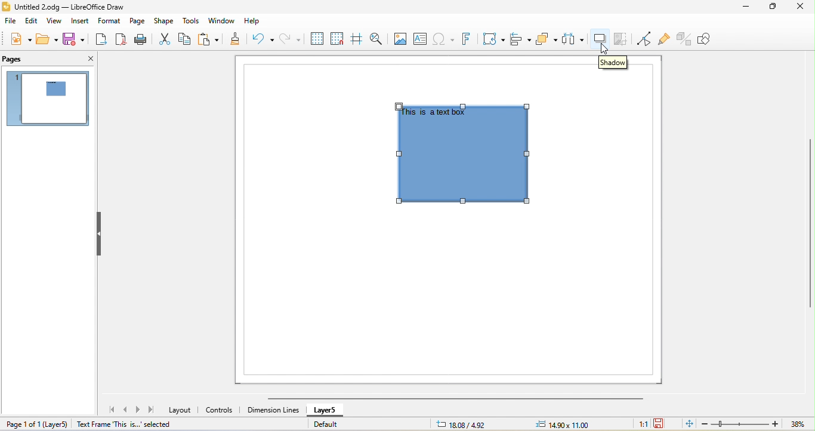 This screenshot has width=815, height=431. Describe the element at coordinates (164, 21) in the screenshot. I see `shape` at that location.